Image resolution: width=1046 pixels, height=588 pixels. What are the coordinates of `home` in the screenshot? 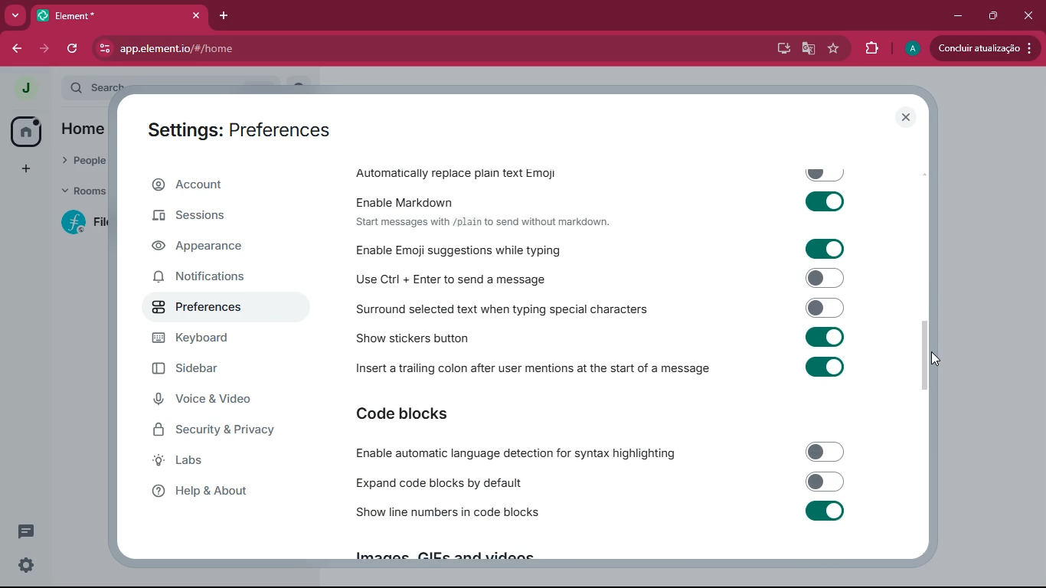 It's located at (87, 130).